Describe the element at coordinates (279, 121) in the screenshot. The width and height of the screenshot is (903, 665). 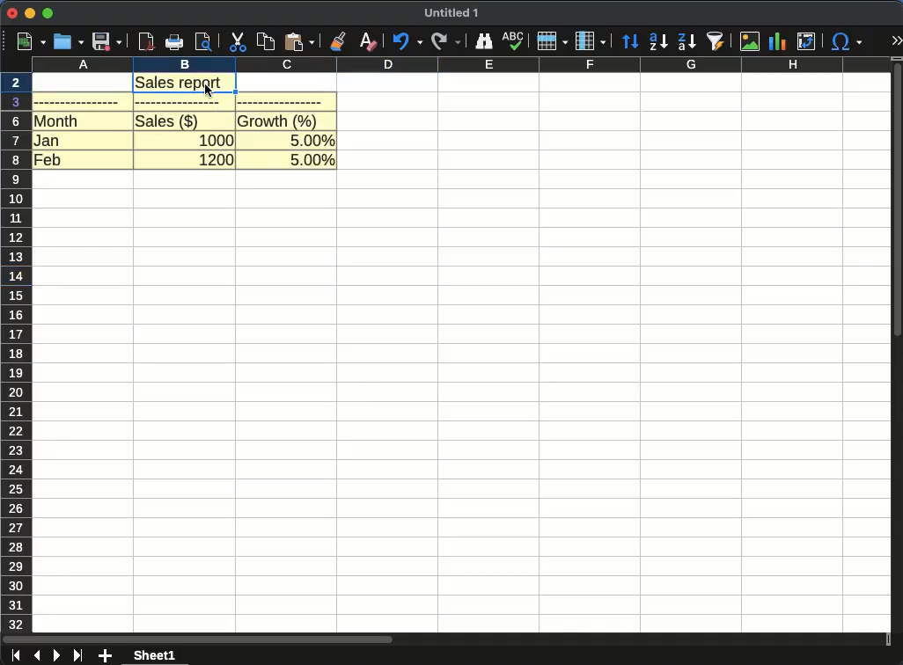
I see `growth (%)` at that location.